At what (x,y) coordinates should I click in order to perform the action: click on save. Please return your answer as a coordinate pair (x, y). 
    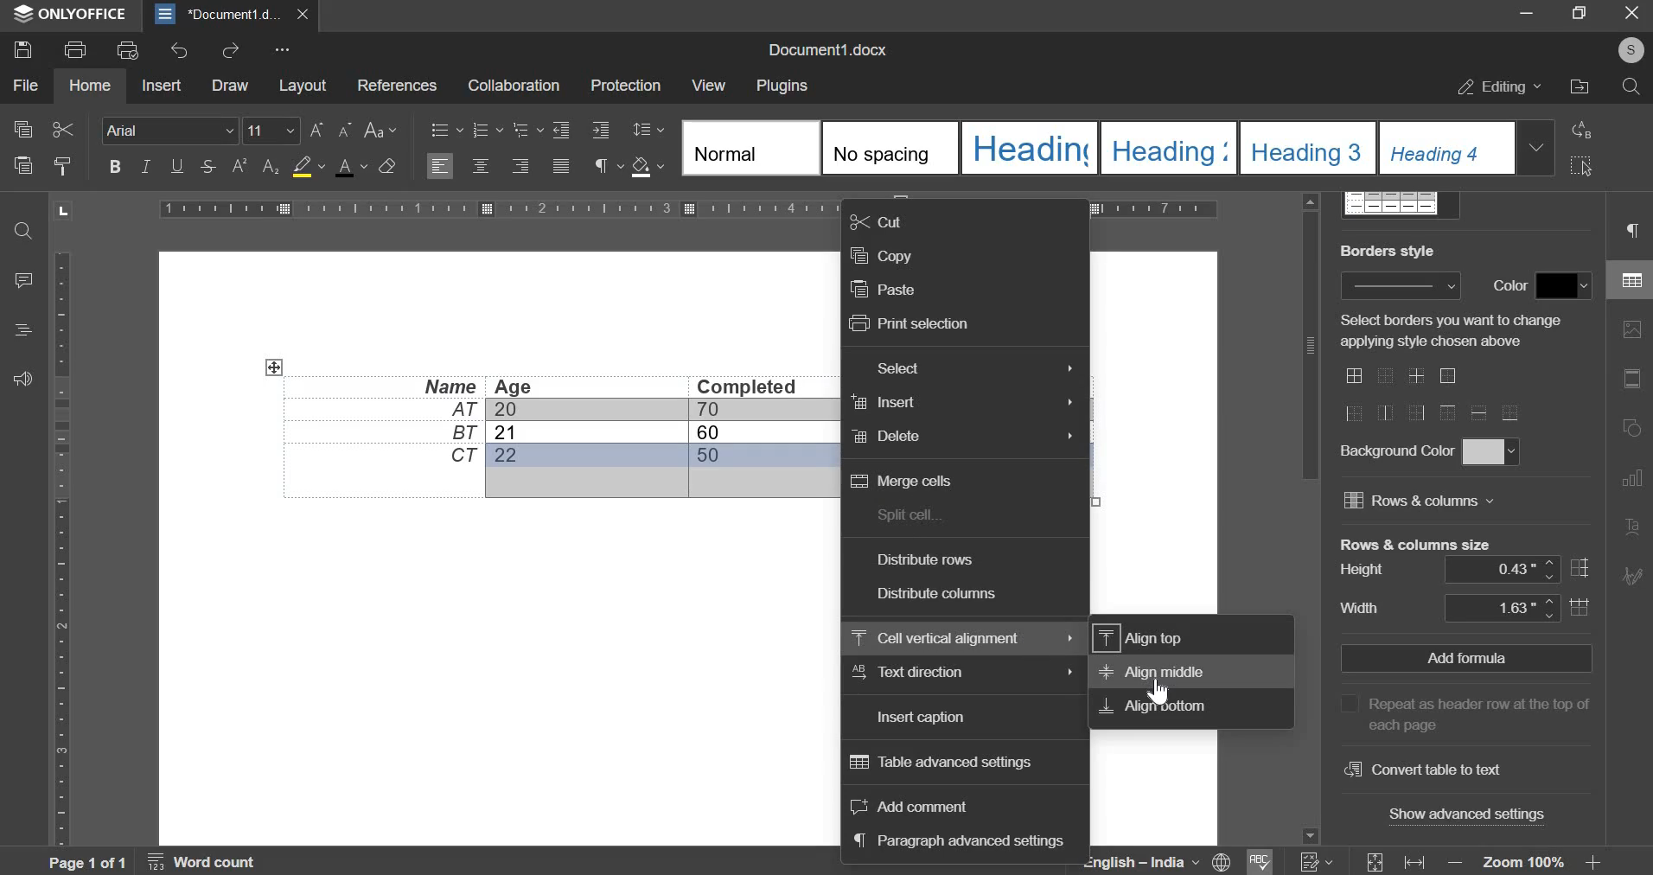
    Looking at the image, I should click on (22, 48).